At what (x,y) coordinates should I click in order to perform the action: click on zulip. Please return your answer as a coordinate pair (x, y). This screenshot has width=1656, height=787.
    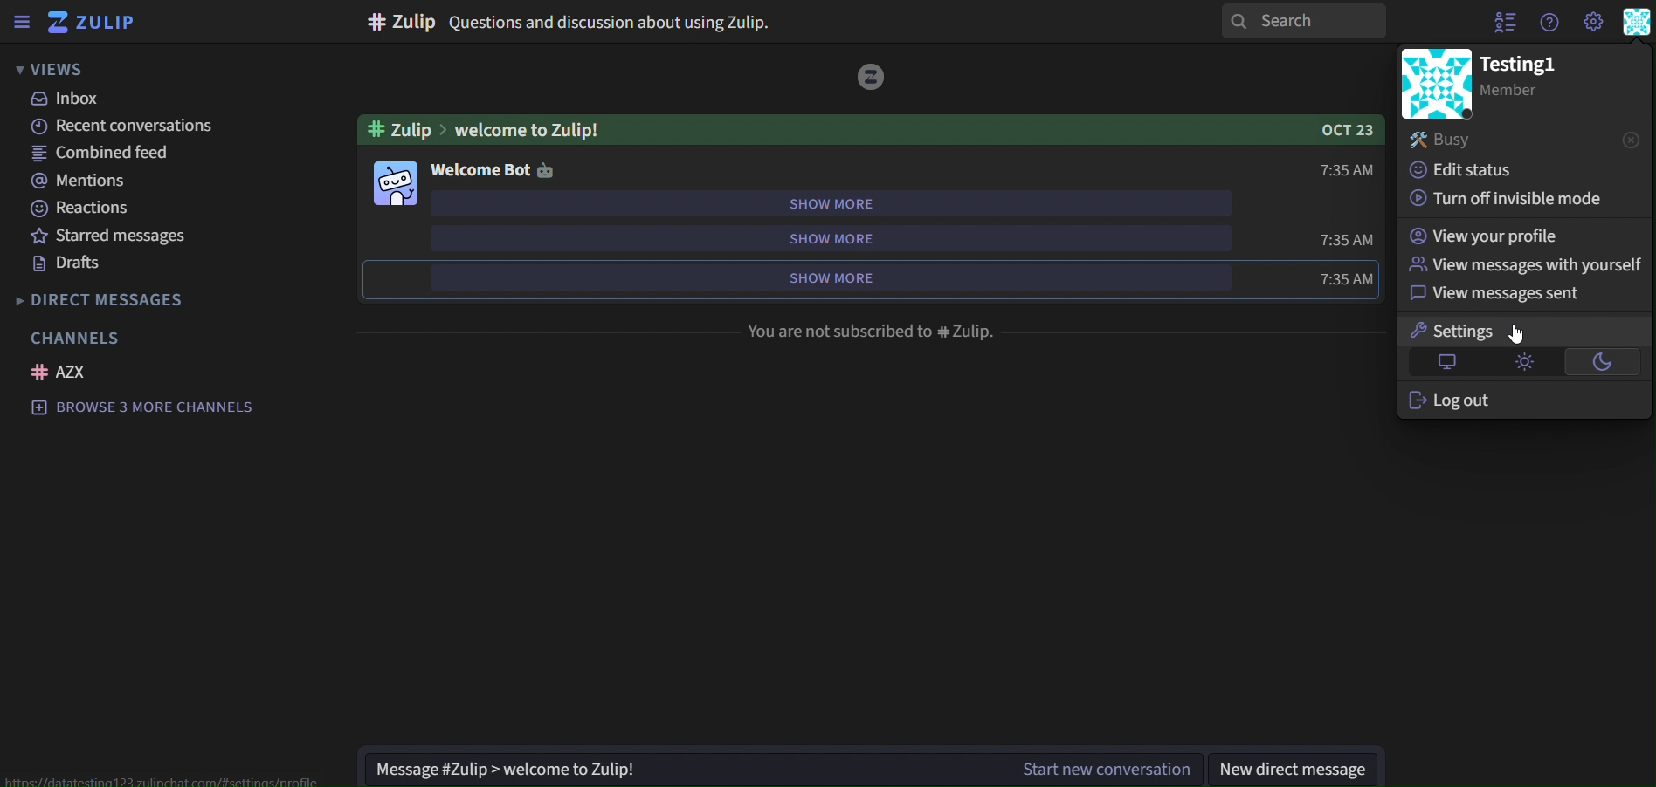
    Looking at the image, I should click on (92, 22).